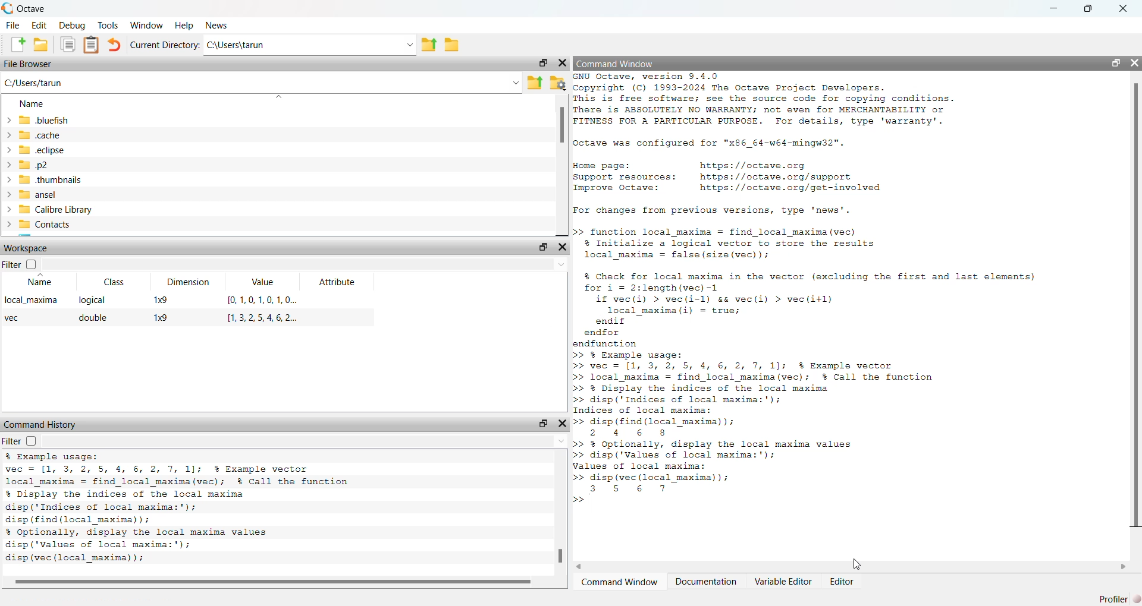 Image resolution: width=1142 pixels, height=606 pixels. Describe the element at coordinates (617, 63) in the screenshot. I see `Command Window` at that location.